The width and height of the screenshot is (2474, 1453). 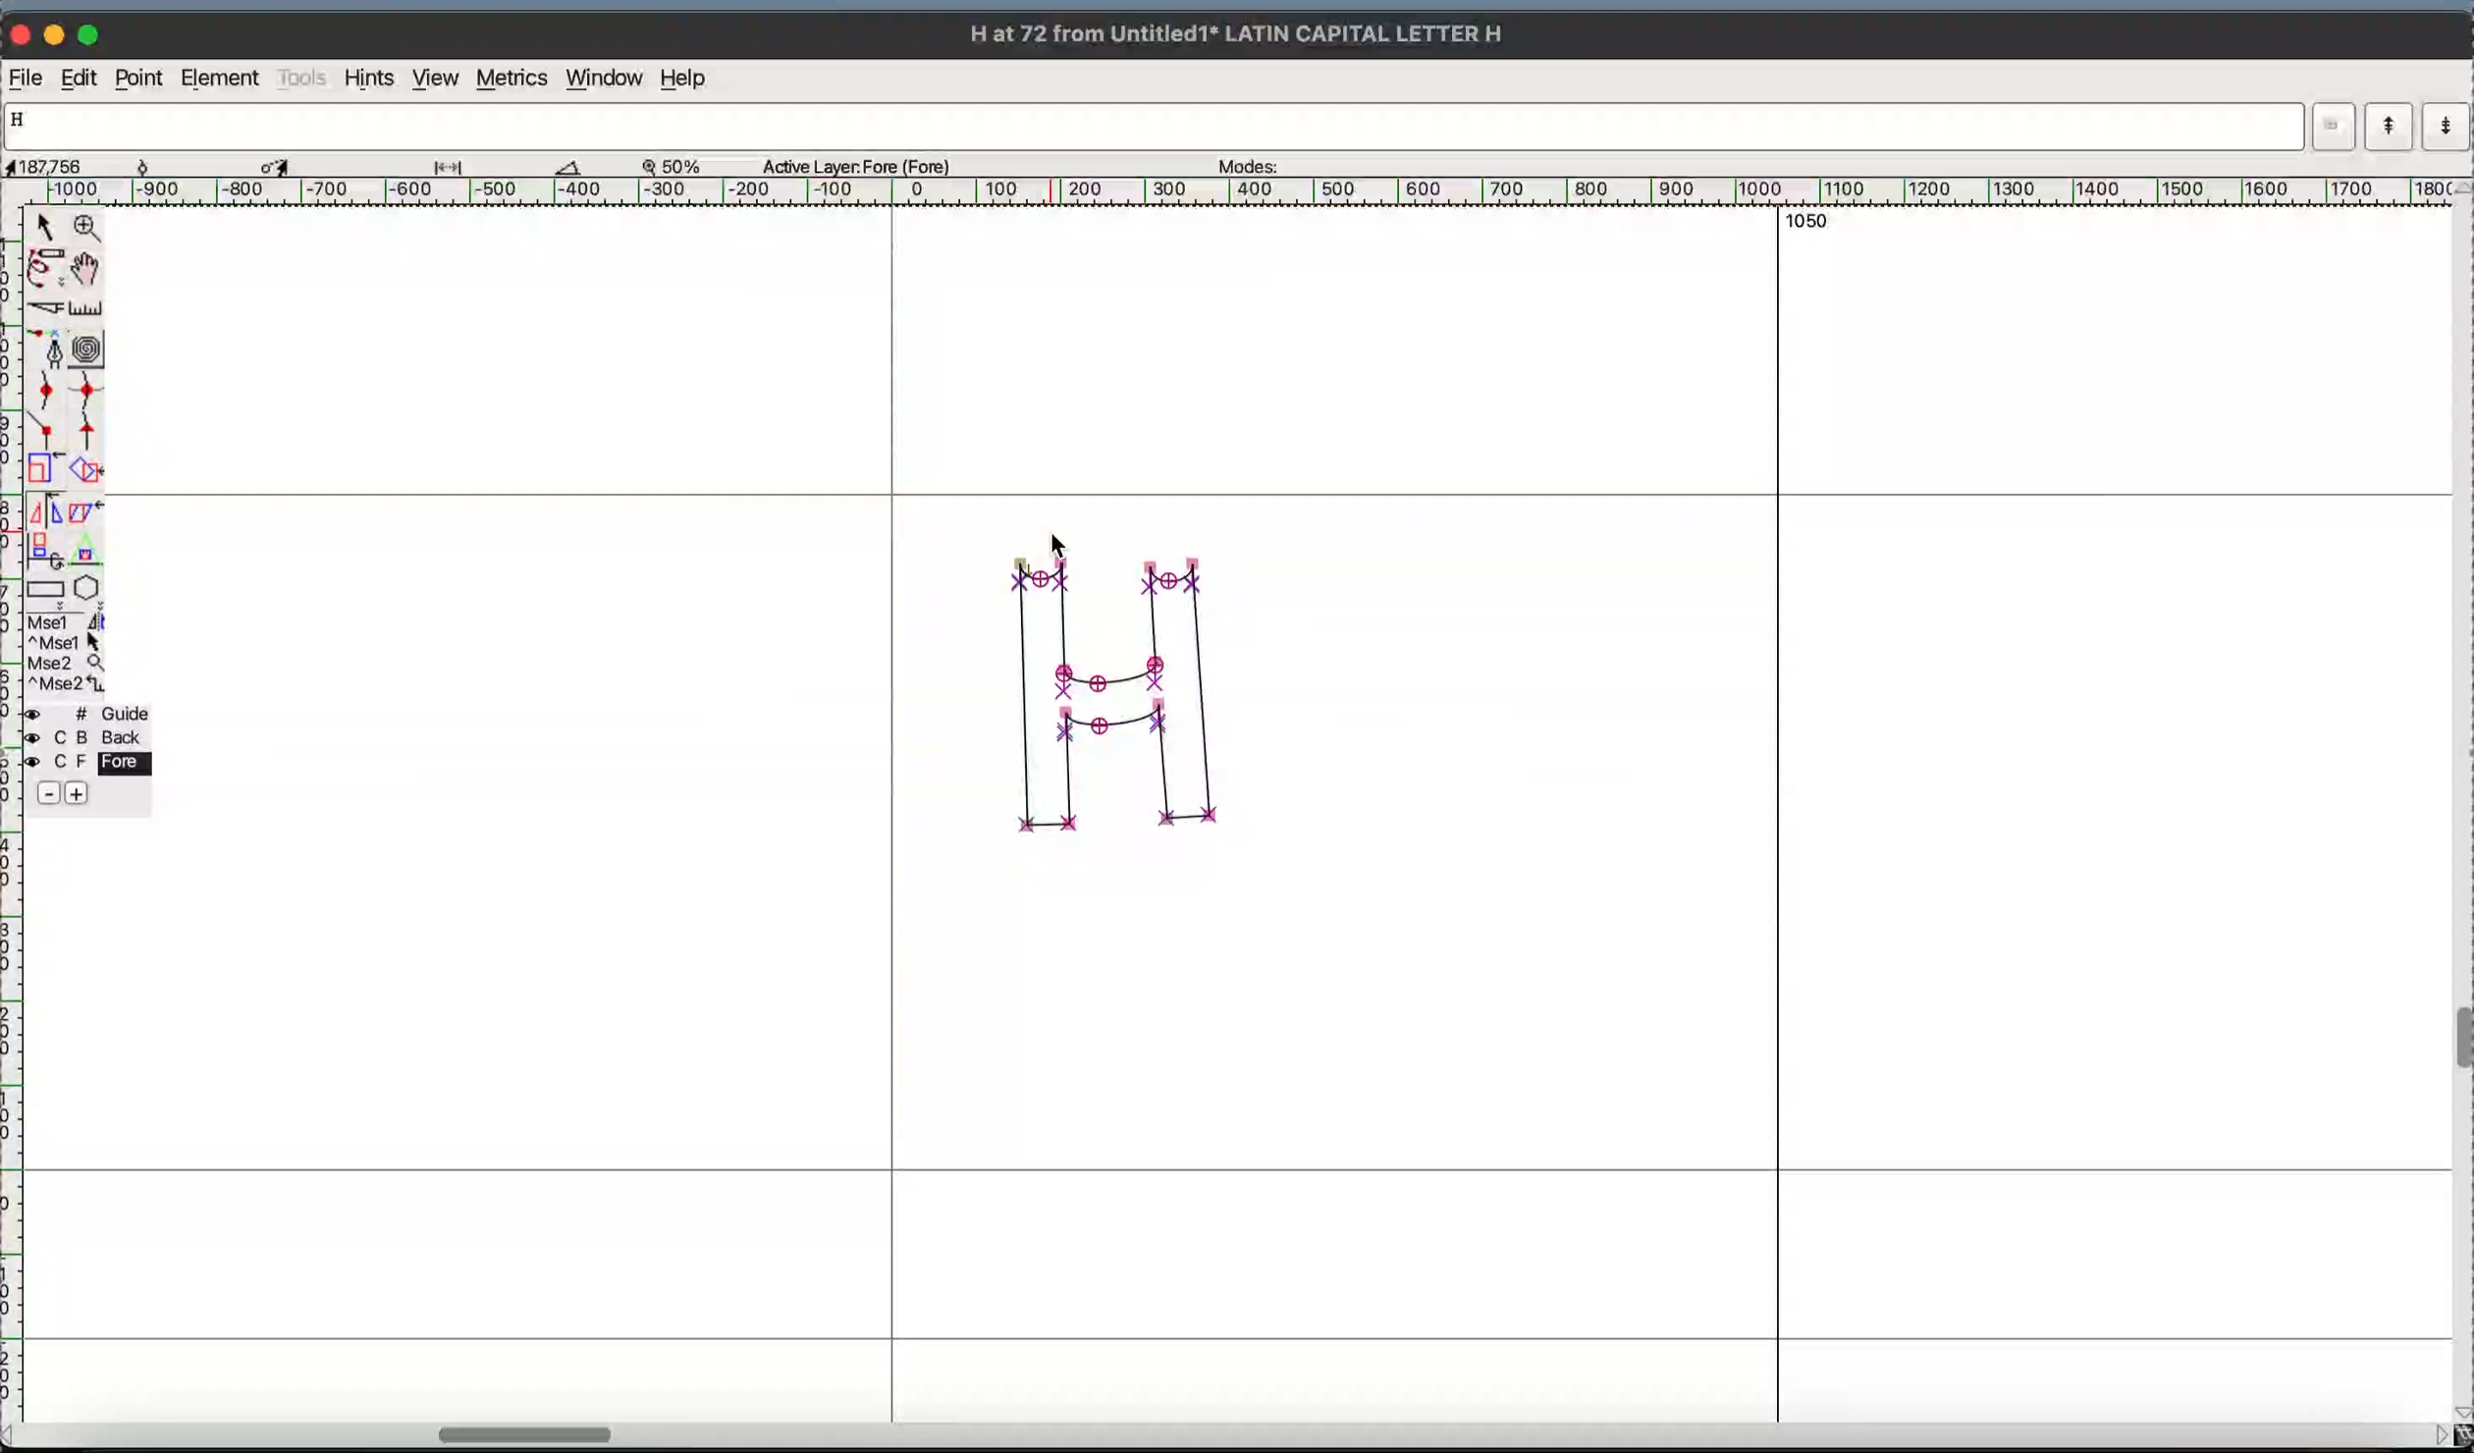 I want to click on flip, so click(x=46, y=508).